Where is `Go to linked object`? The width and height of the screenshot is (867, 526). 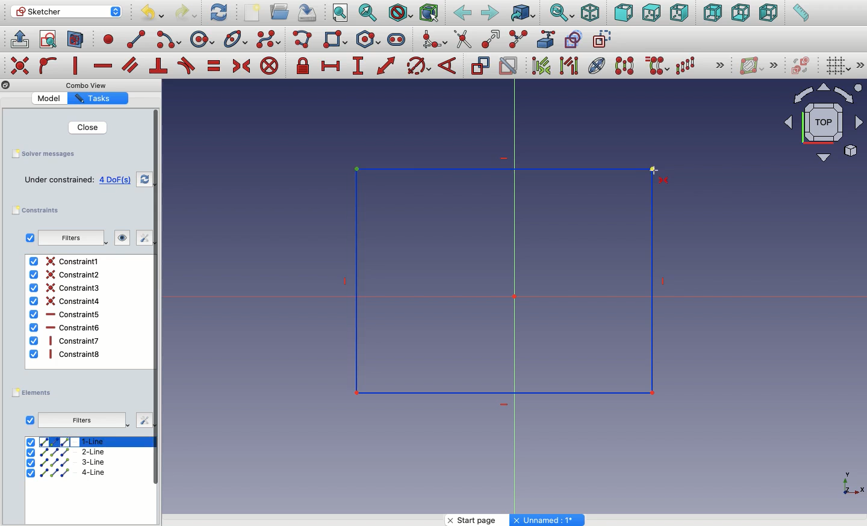 Go to linked object is located at coordinates (523, 14).